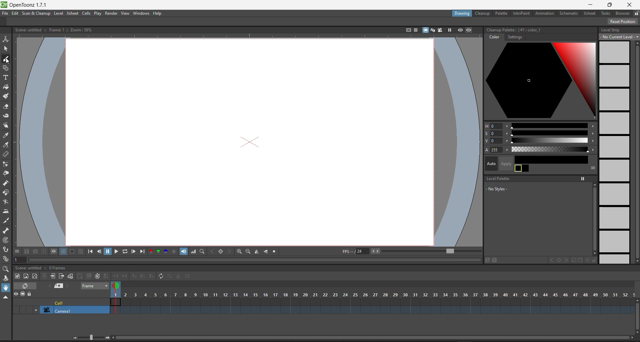 Image resolution: width=640 pixels, height=342 pixels. What do you see at coordinates (432, 29) in the screenshot?
I see `3d view` at bounding box center [432, 29].